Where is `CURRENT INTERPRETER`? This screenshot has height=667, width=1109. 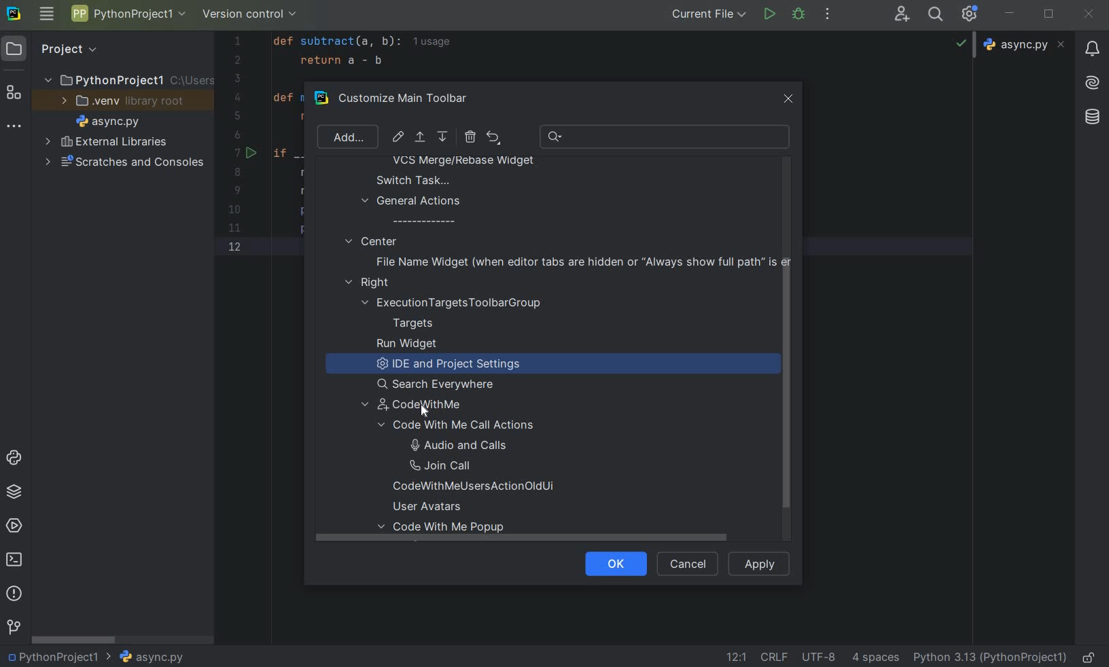
CURRENT INTERPRETER is located at coordinates (989, 657).